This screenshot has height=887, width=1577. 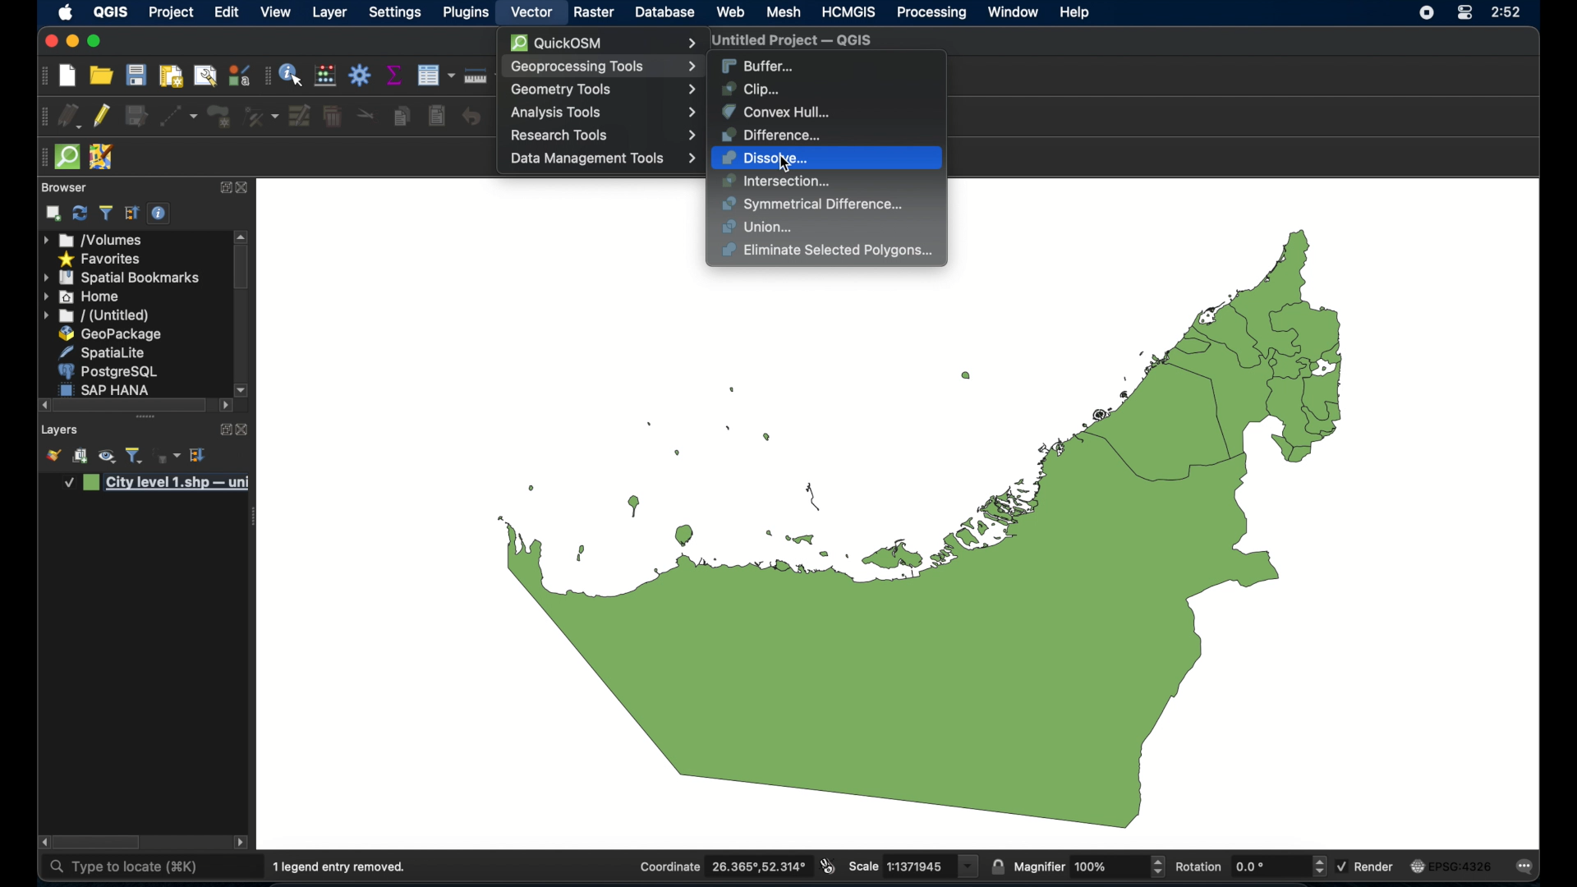 I want to click on view, so click(x=275, y=11).